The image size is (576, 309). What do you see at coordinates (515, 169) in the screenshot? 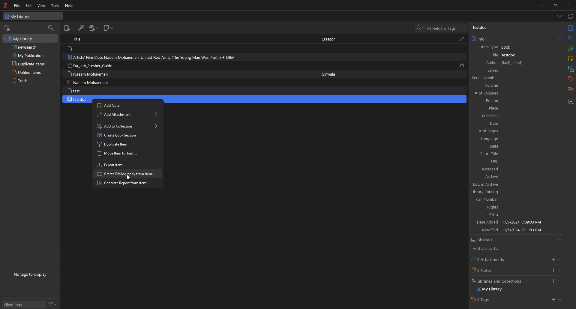
I see `Accessed` at bounding box center [515, 169].